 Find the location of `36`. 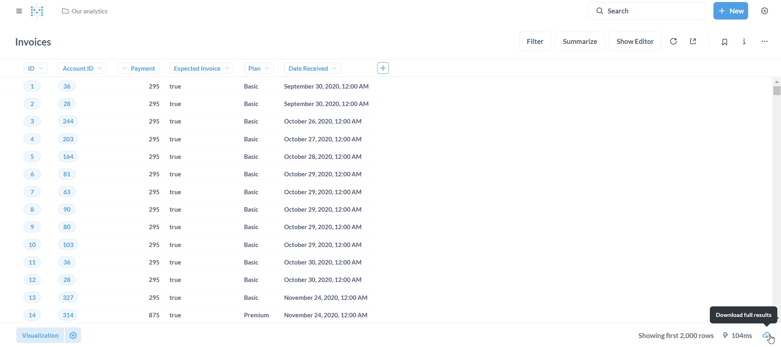

36 is located at coordinates (63, 262).